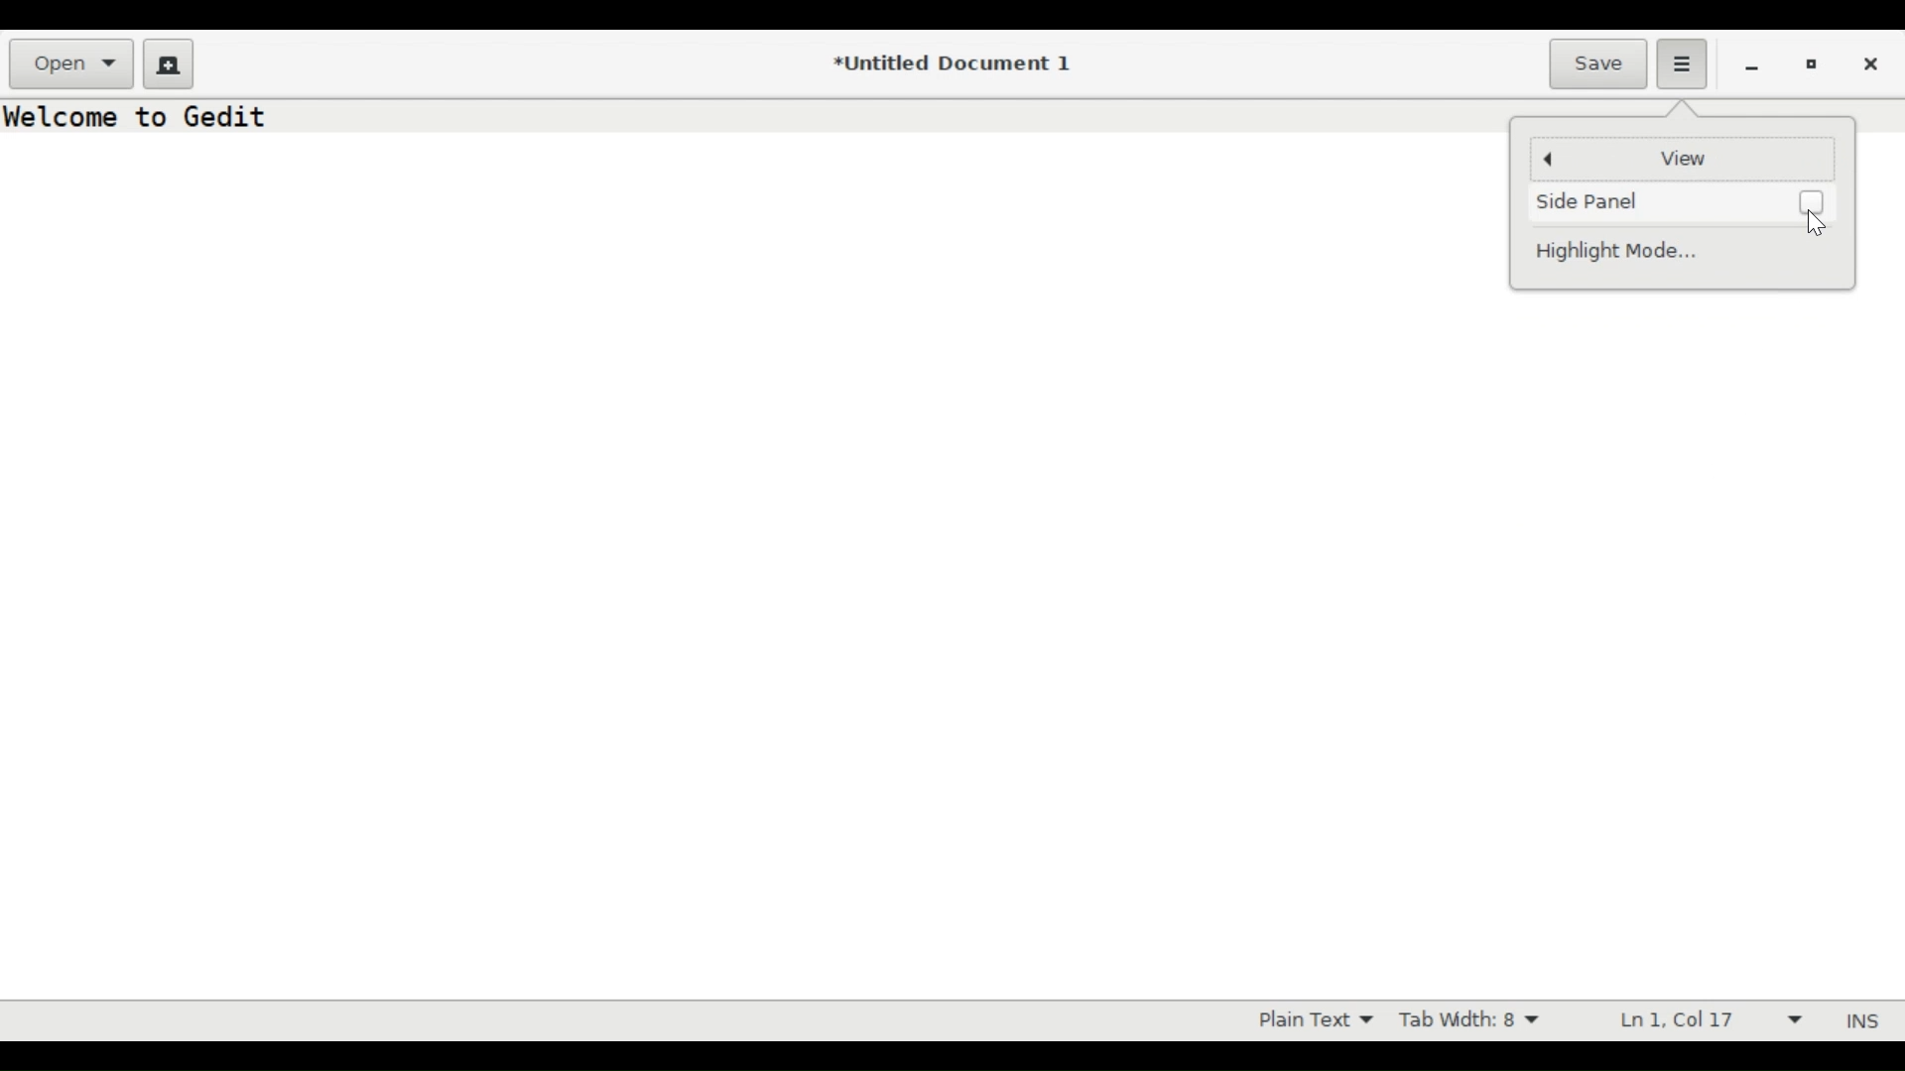 Image resolution: width=1905 pixels, height=1071 pixels. I want to click on Line and Column Preference, so click(1704, 1021).